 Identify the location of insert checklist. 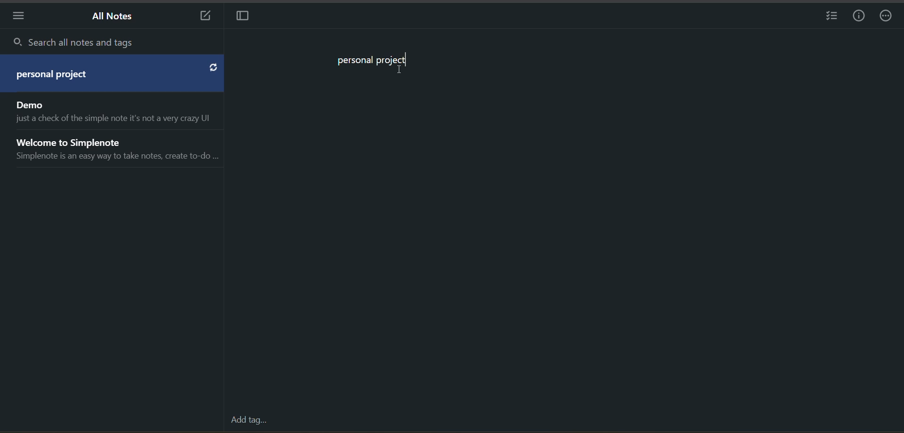
(829, 18).